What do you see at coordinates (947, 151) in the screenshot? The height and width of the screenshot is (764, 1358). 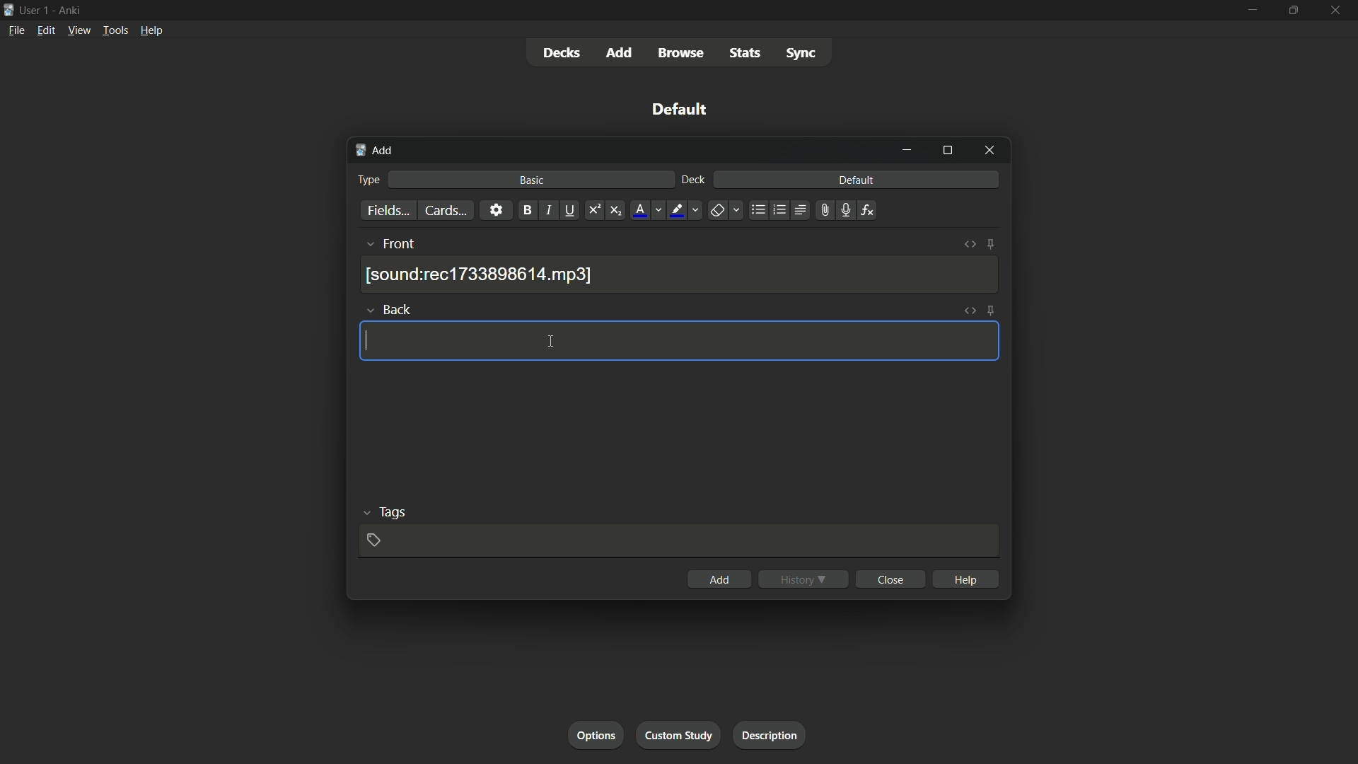 I see `maximize` at bounding box center [947, 151].